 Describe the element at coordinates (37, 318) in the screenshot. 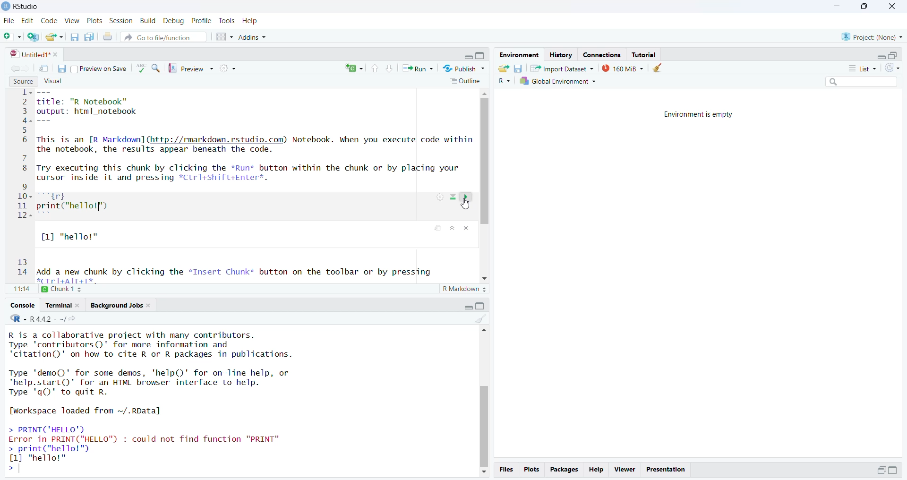

I see `R.4.4.2` at that location.